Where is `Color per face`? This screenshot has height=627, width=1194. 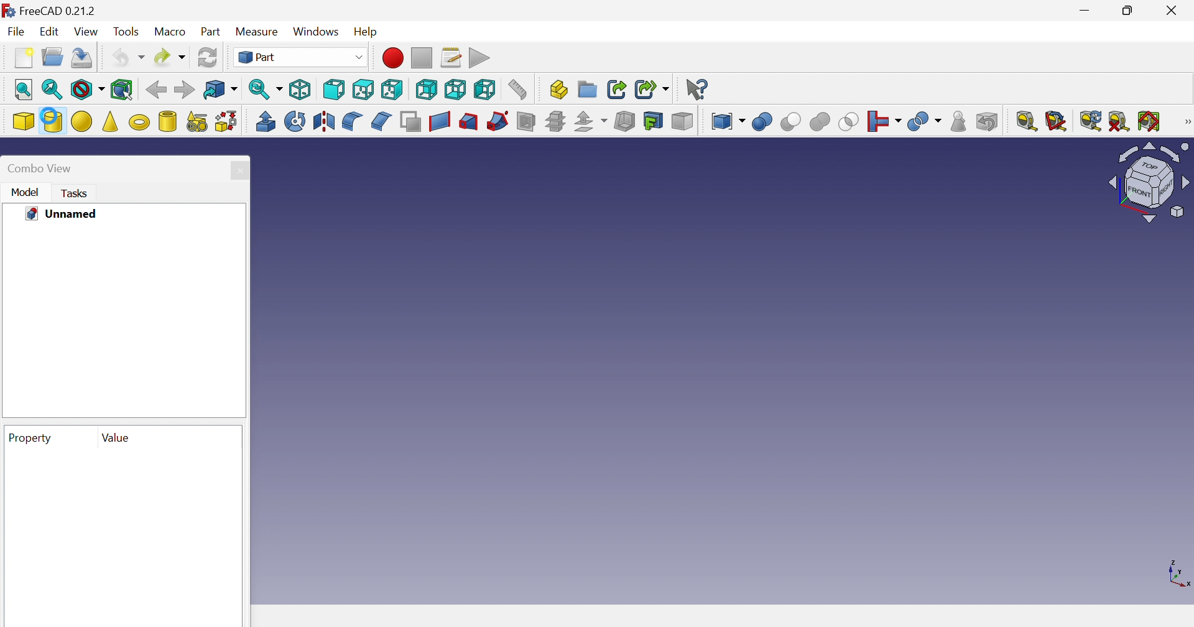
Color per face is located at coordinates (683, 123).